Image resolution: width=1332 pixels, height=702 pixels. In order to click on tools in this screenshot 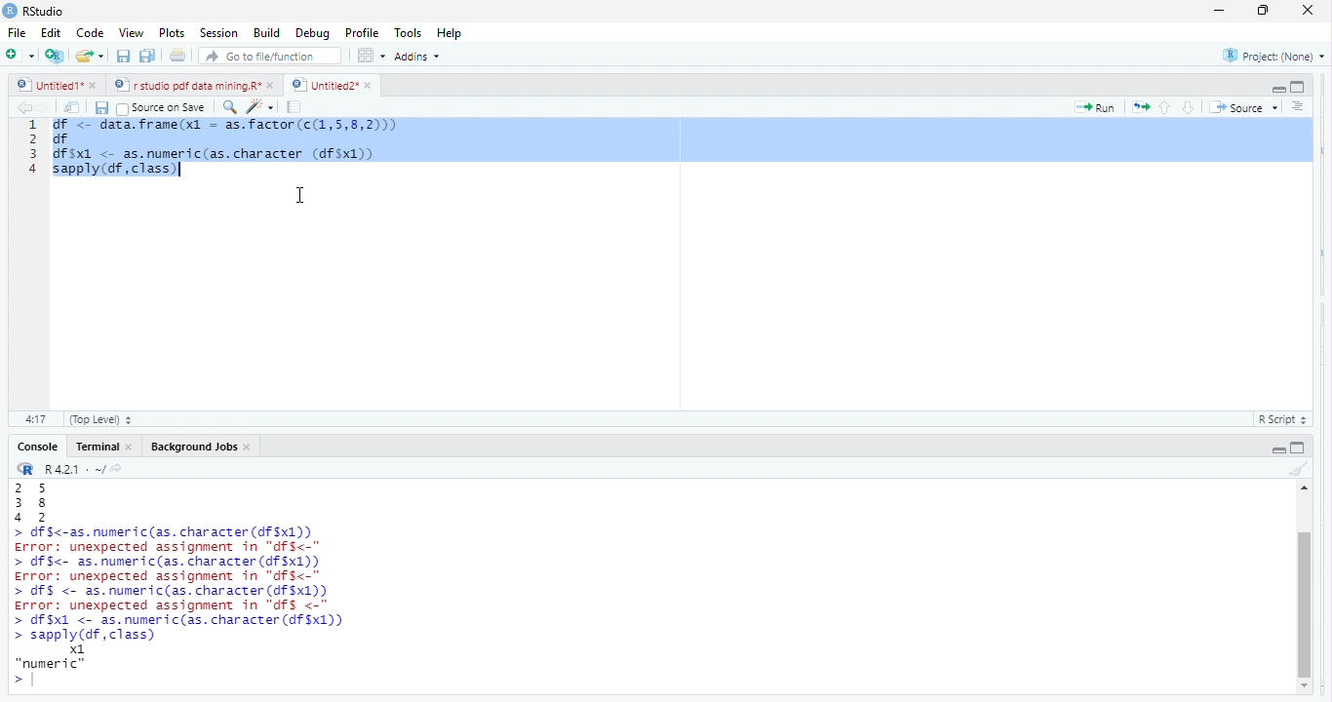, I will do `click(407, 31)`.